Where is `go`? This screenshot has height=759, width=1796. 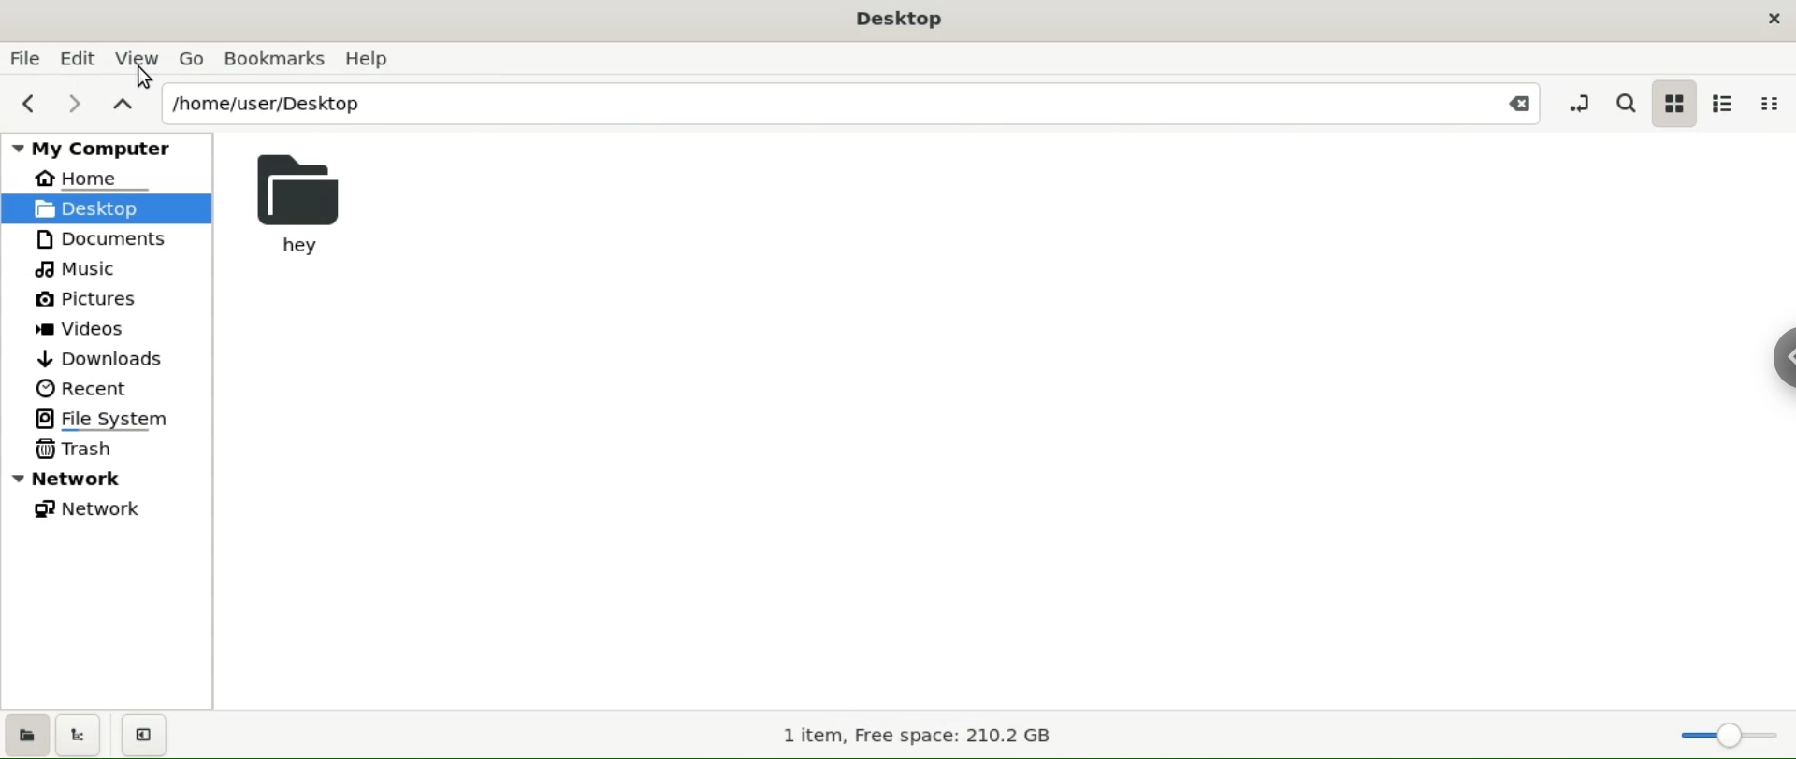
go is located at coordinates (192, 56).